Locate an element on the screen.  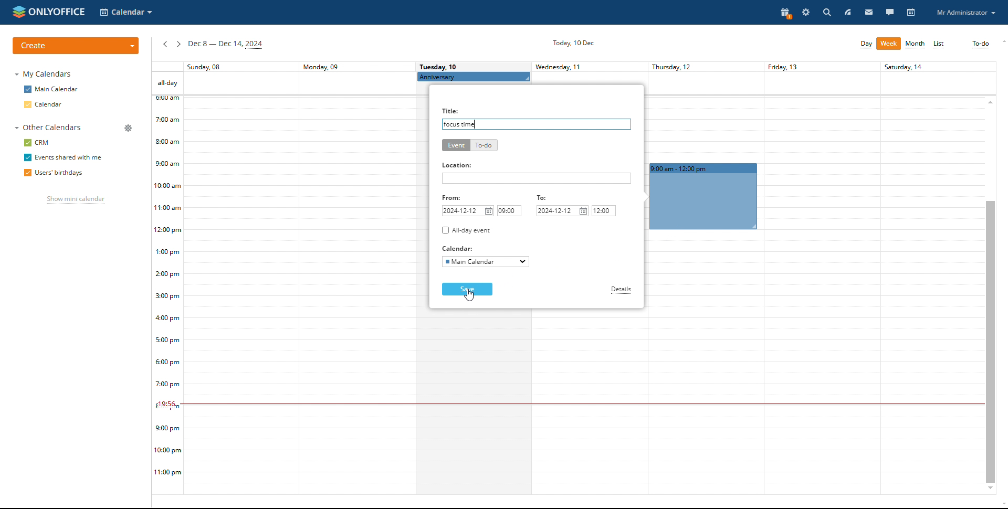
add location is located at coordinates (535, 178).